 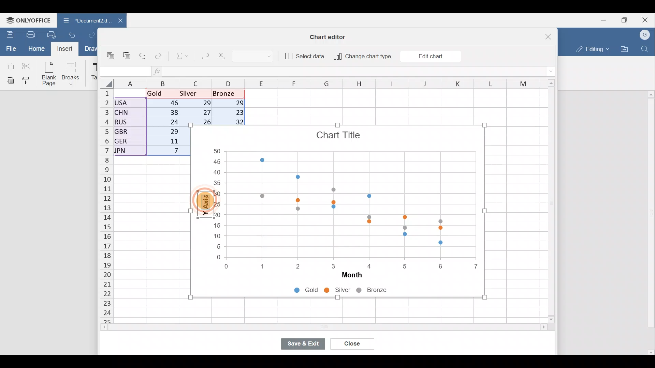 What do you see at coordinates (93, 72) in the screenshot?
I see `Table` at bounding box center [93, 72].